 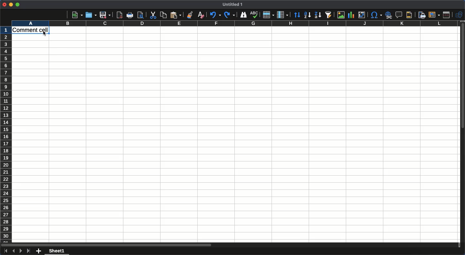 I want to click on New, so click(x=76, y=15).